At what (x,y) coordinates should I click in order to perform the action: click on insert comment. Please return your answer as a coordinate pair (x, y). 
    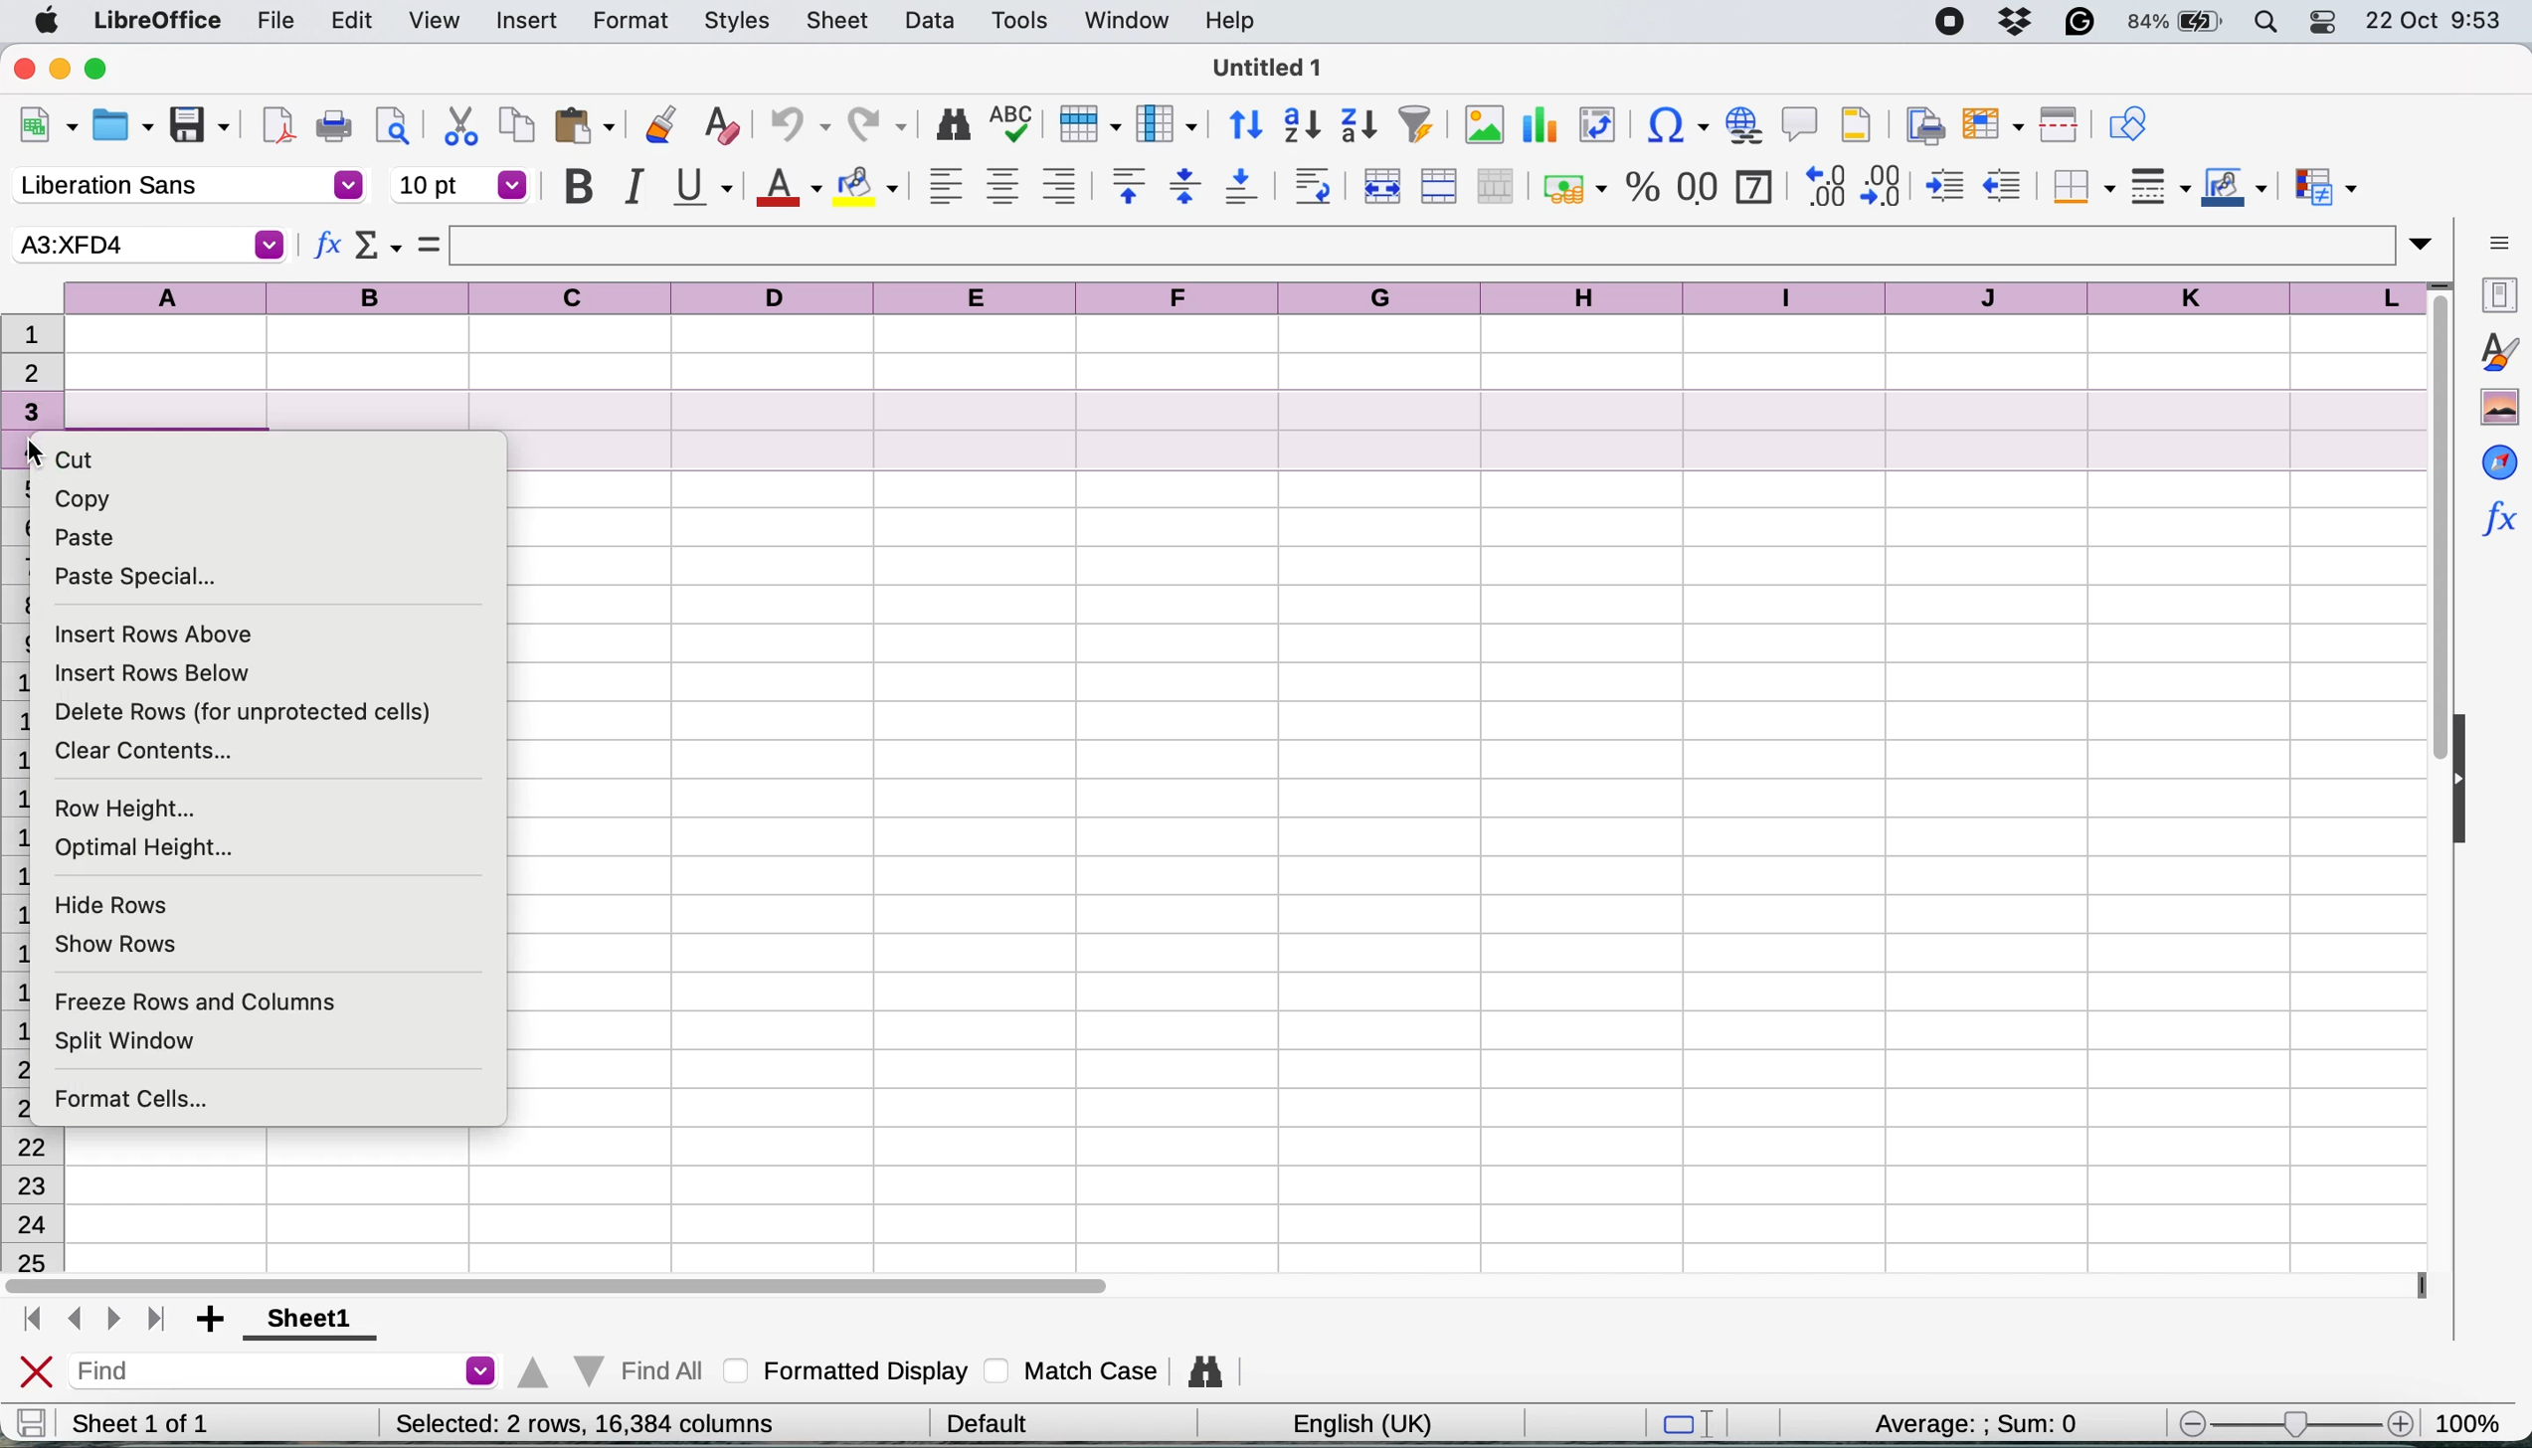
    Looking at the image, I should click on (1801, 123).